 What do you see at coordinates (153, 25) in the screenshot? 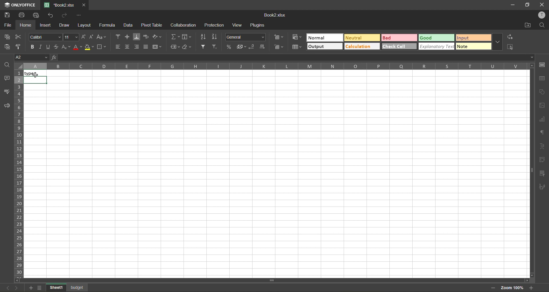
I see `pivot table` at bounding box center [153, 25].